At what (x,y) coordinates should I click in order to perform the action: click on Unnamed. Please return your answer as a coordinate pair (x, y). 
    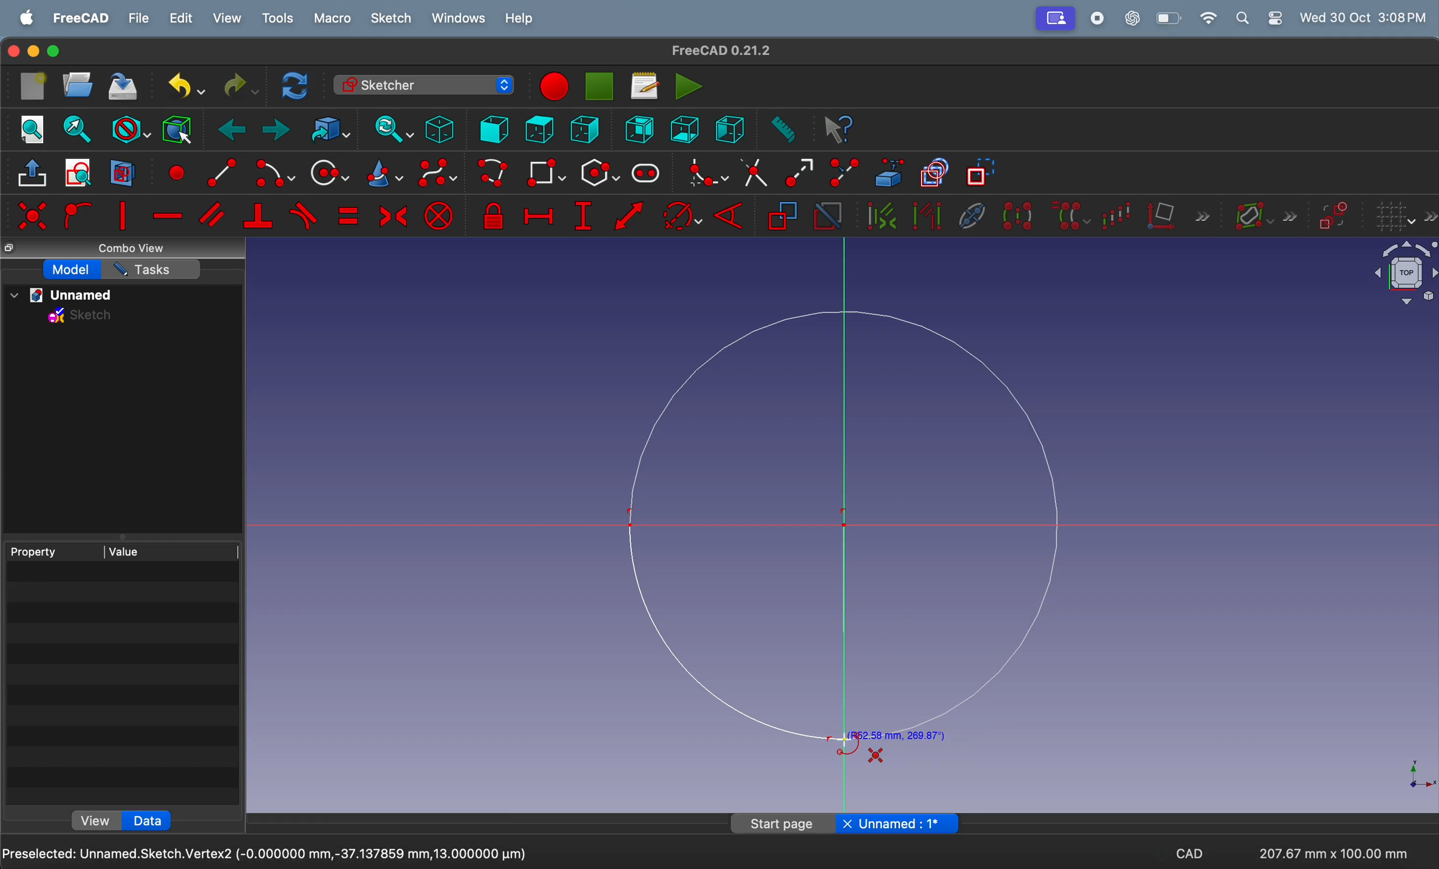
    Looking at the image, I should click on (908, 823).